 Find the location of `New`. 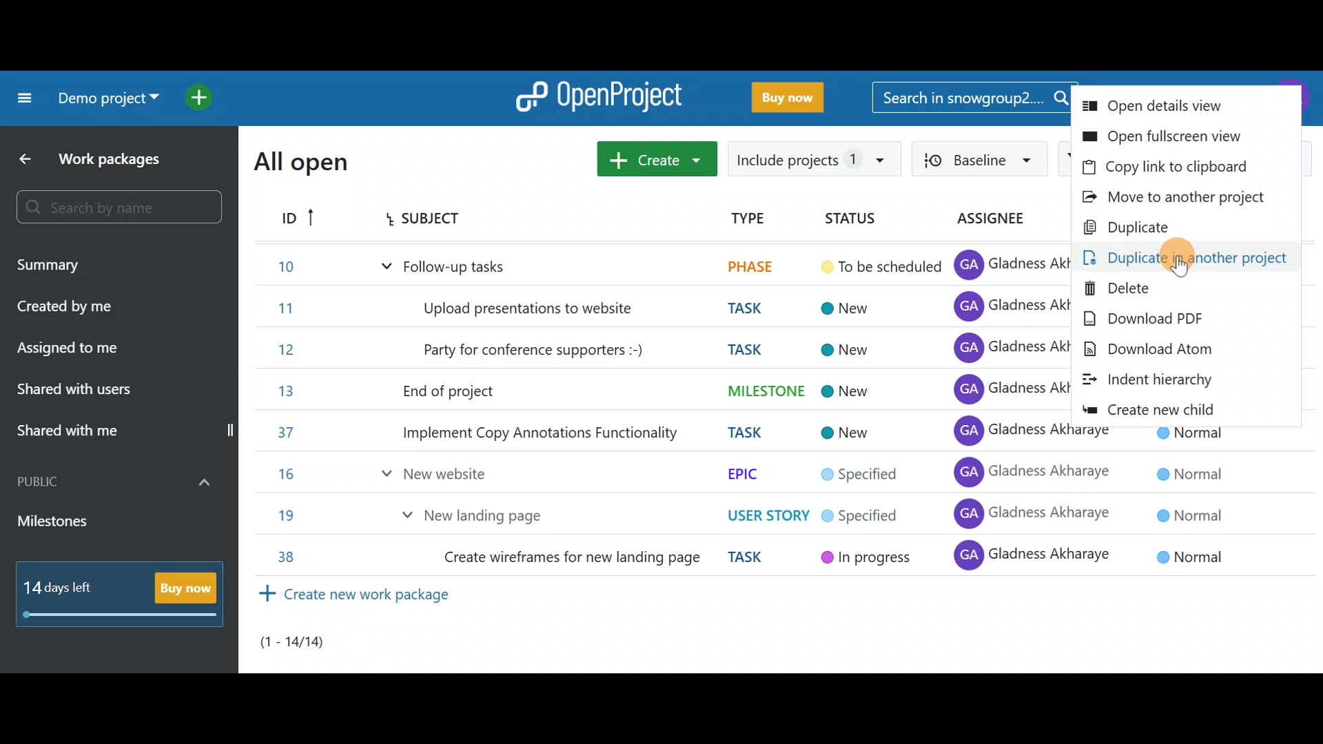

New is located at coordinates (847, 391).